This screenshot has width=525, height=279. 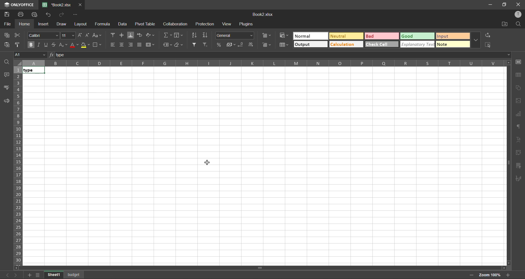 I want to click on print, so click(x=21, y=14).